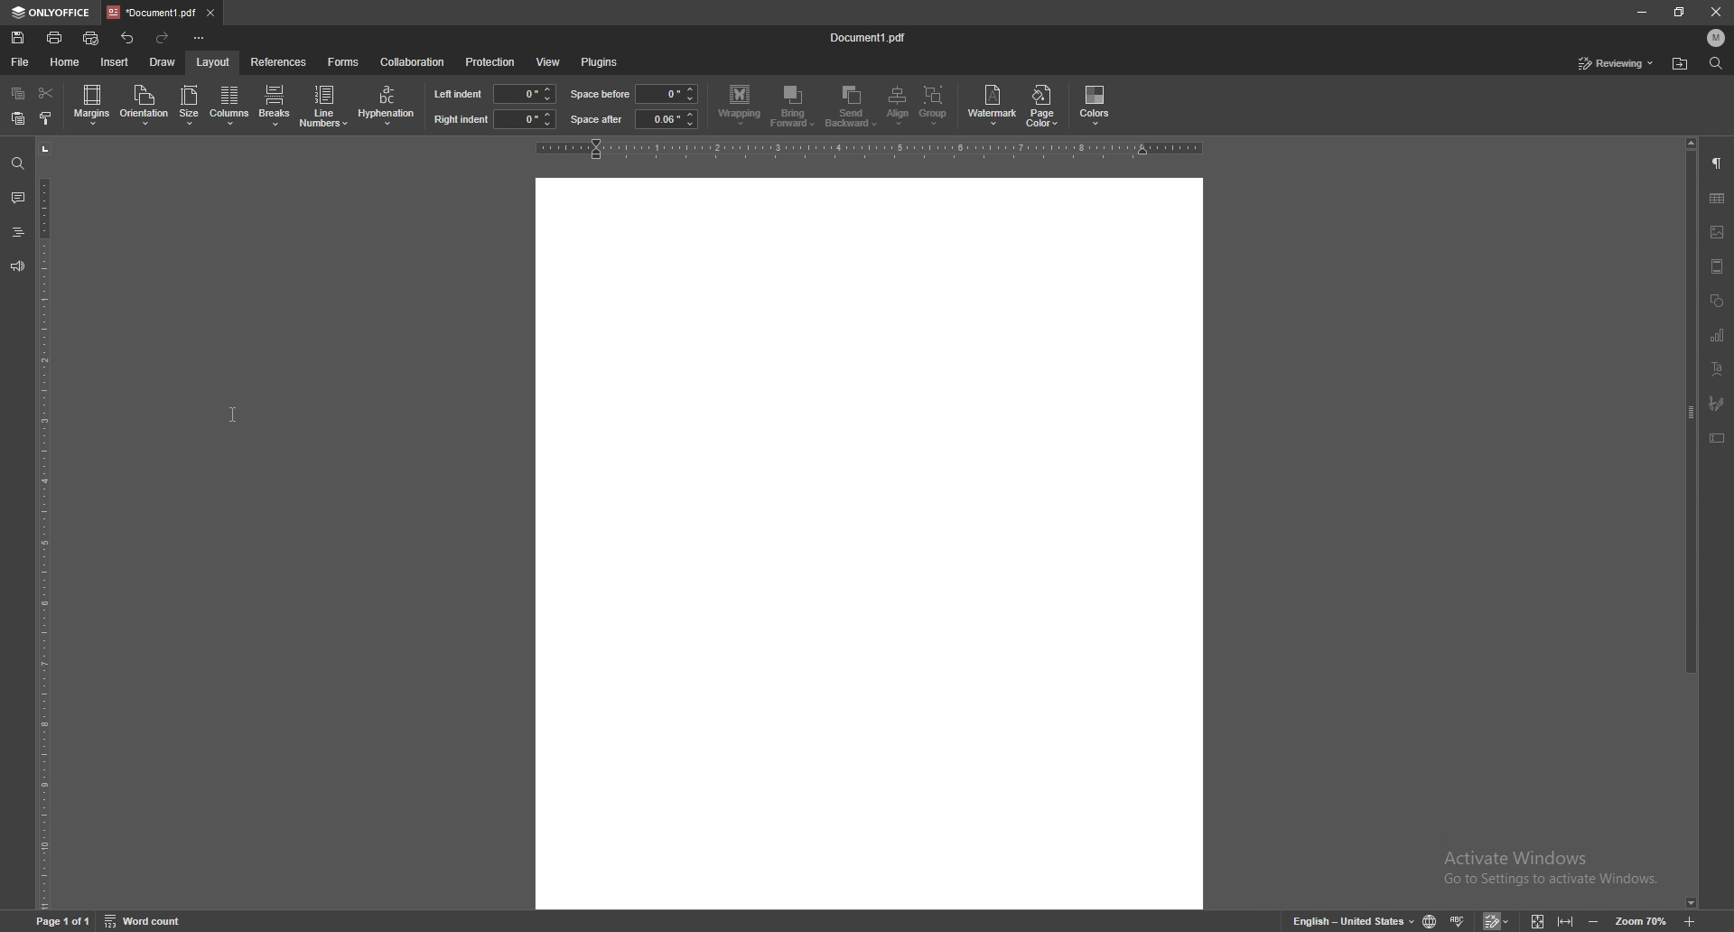 This screenshot has height=932, width=1734. Describe the element at coordinates (115, 62) in the screenshot. I see `insert` at that location.